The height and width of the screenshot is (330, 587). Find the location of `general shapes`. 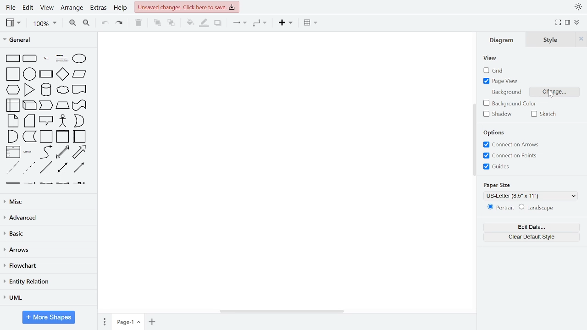

general shapes is located at coordinates (28, 57).